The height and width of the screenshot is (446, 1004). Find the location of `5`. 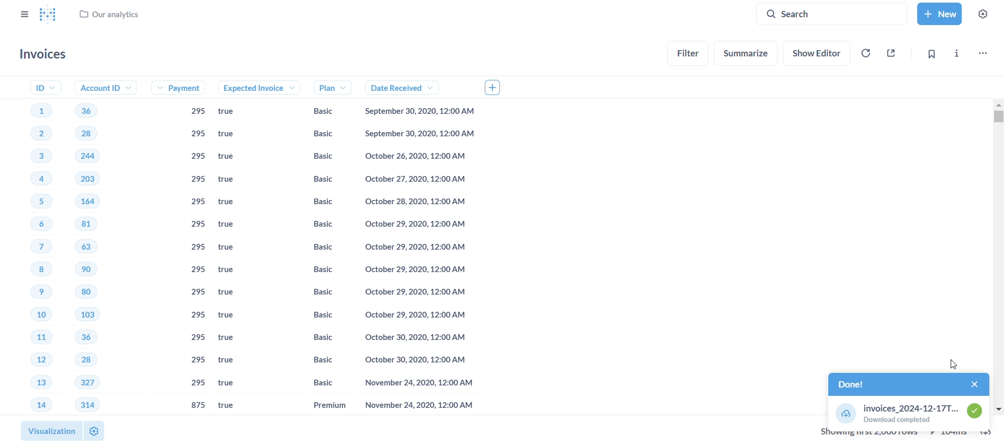

5 is located at coordinates (36, 201).